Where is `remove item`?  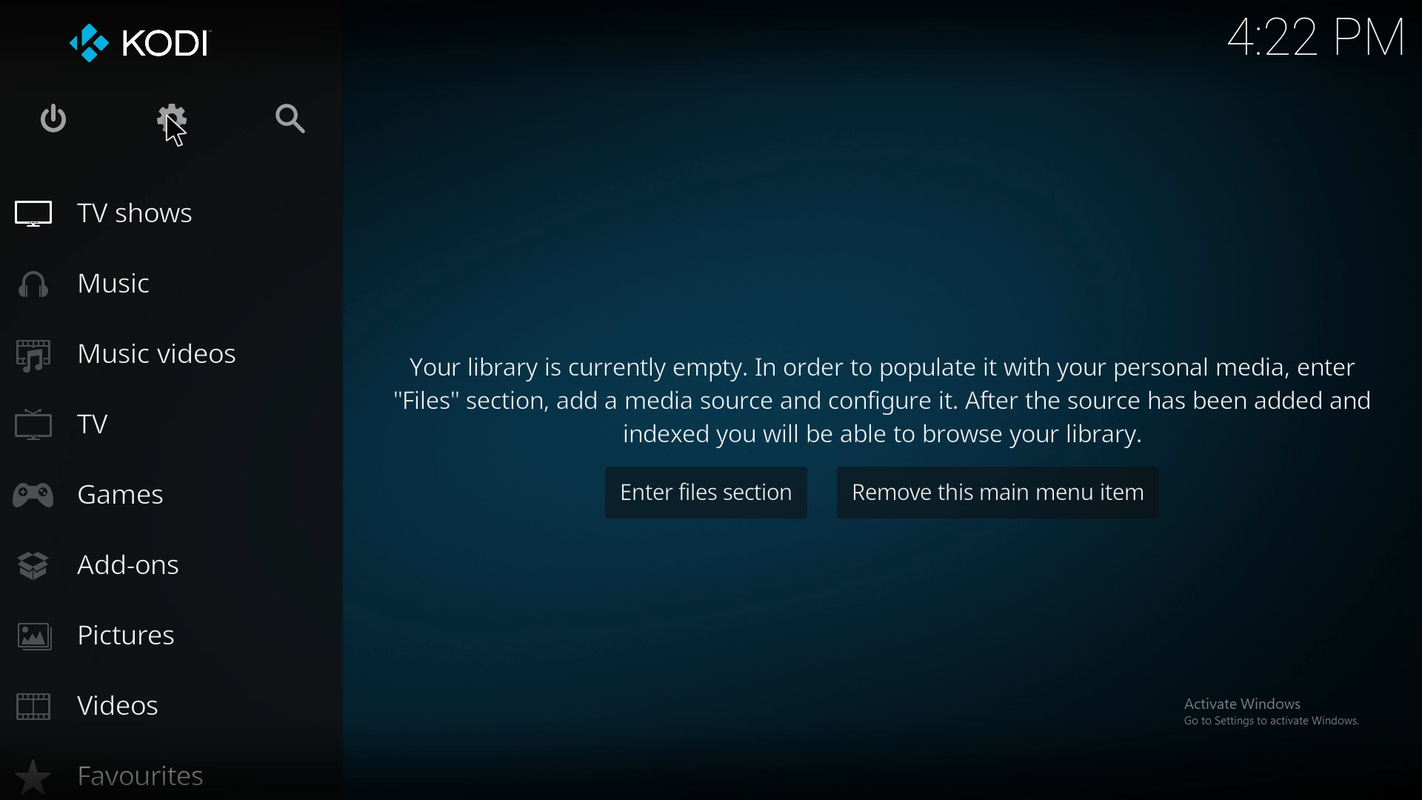 remove item is located at coordinates (997, 493).